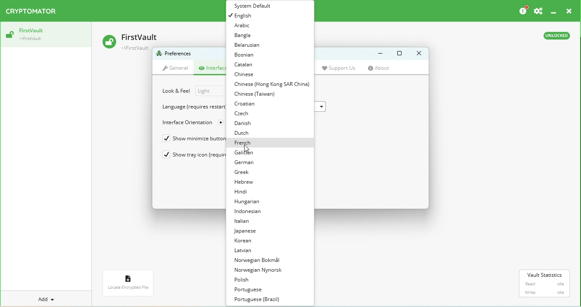  I want to click on Minimize, so click(554, 11).